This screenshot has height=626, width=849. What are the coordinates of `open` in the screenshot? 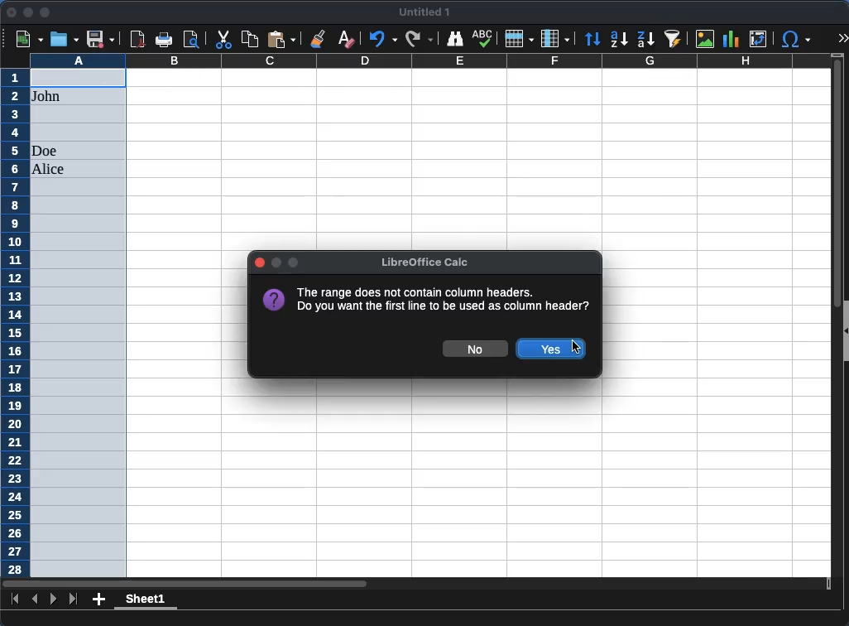 It's located at (65, 39).